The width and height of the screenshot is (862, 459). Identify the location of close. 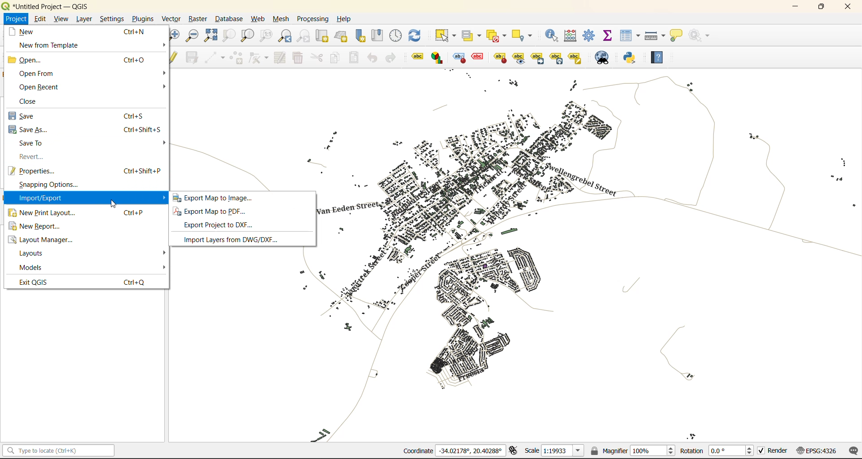
(33, 101).